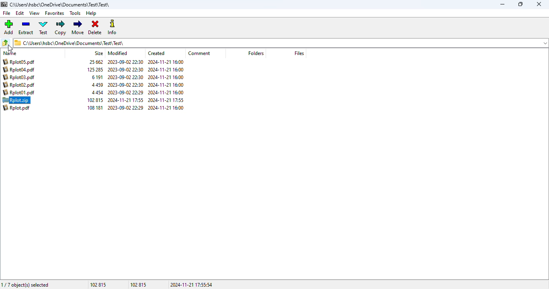 The width and height of the screenshot is (549, 289). What do you see at coordinates (539, 4) in the screenshot?
I see `close` at bounding box center [539, 4].